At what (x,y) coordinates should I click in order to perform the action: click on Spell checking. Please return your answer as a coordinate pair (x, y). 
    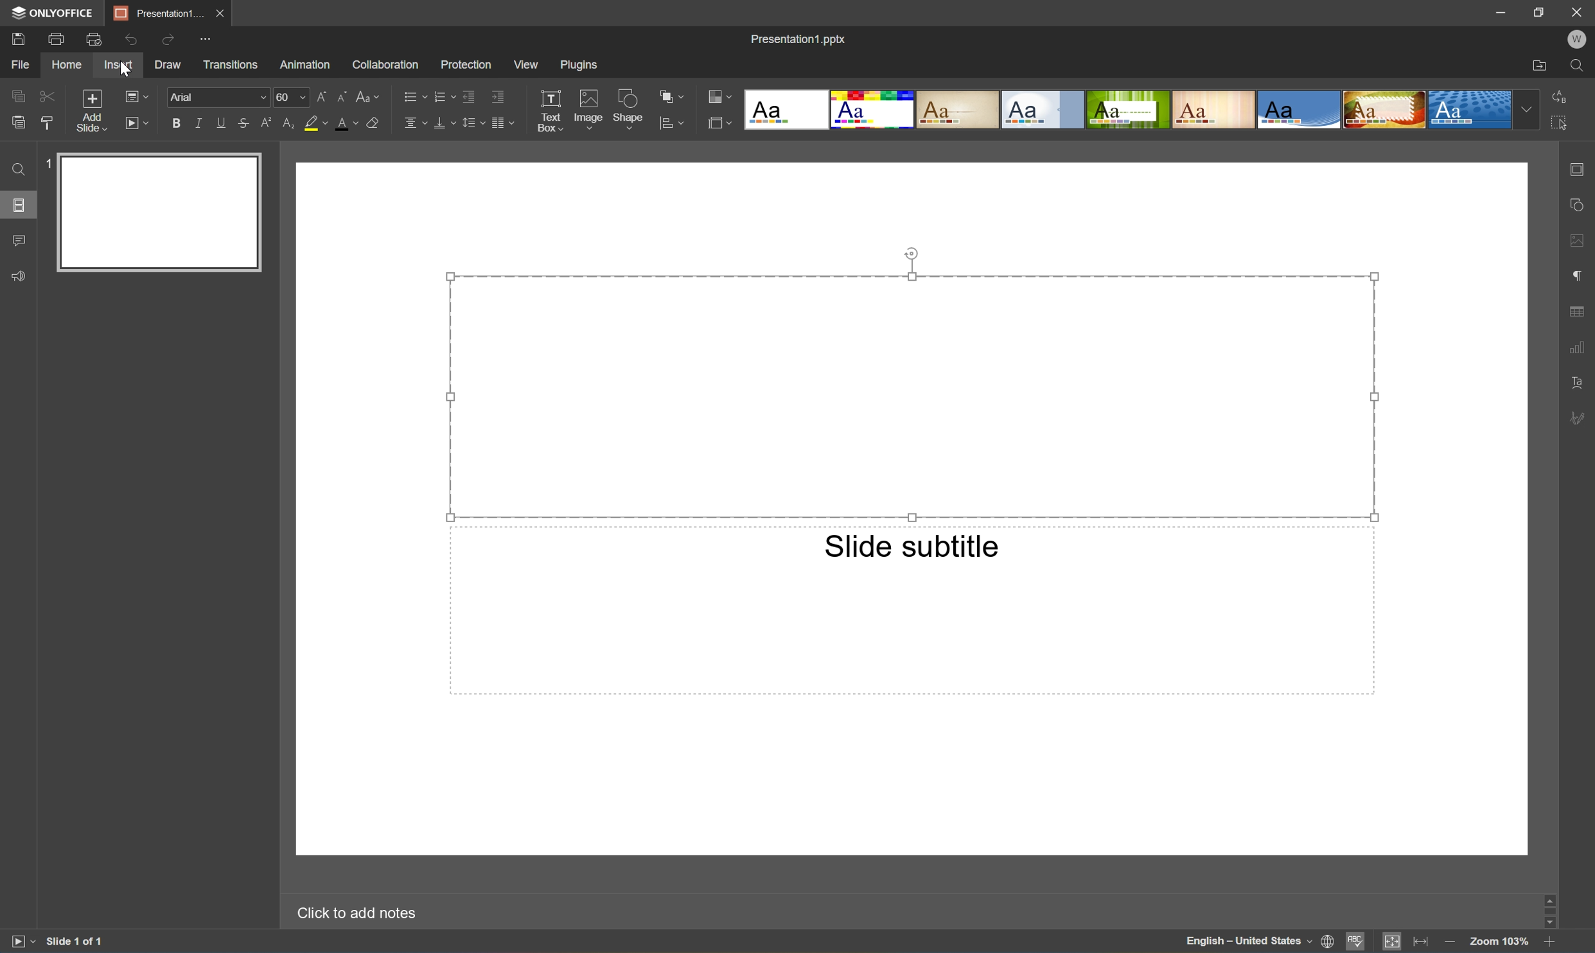
    Looking at the image, I should click on (1359, 942).